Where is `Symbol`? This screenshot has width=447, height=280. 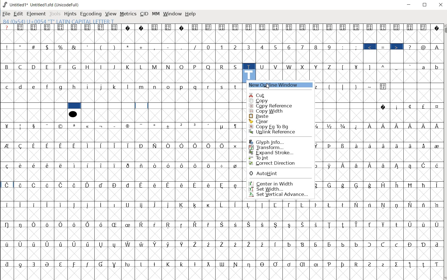 Symbol is located at coordinates (223, 205).